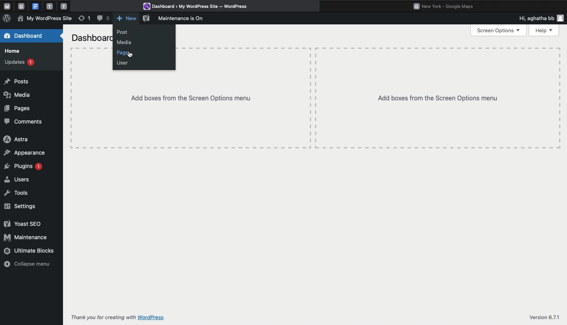  Describe the element at coordinates (19, 63) in the screenshot. I see `Updates` at that location.